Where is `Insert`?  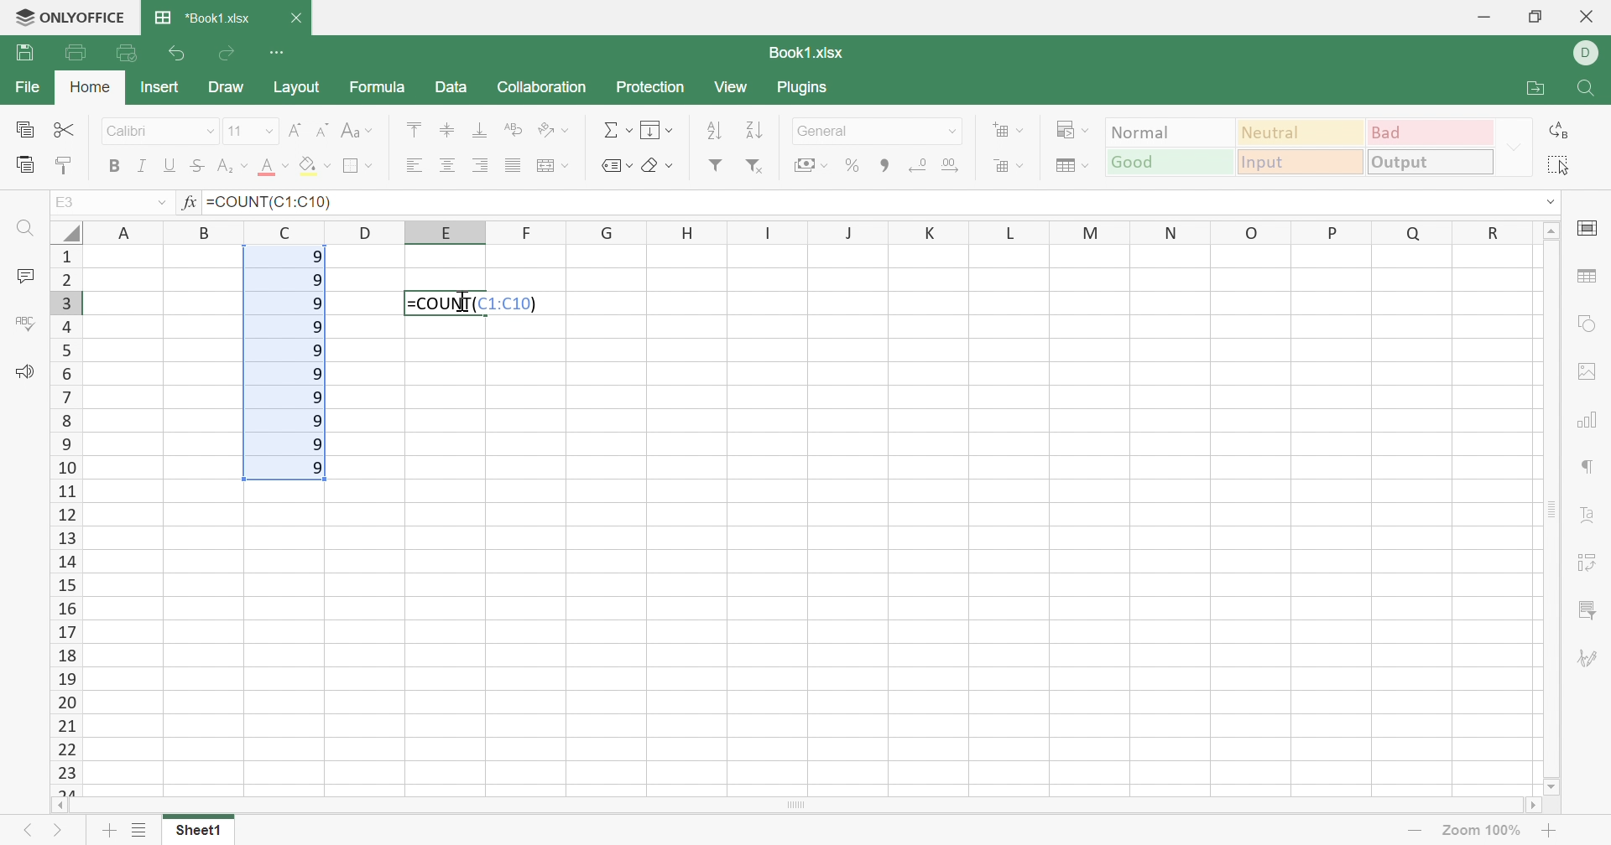
Insert is located at coordinates (162, 88).